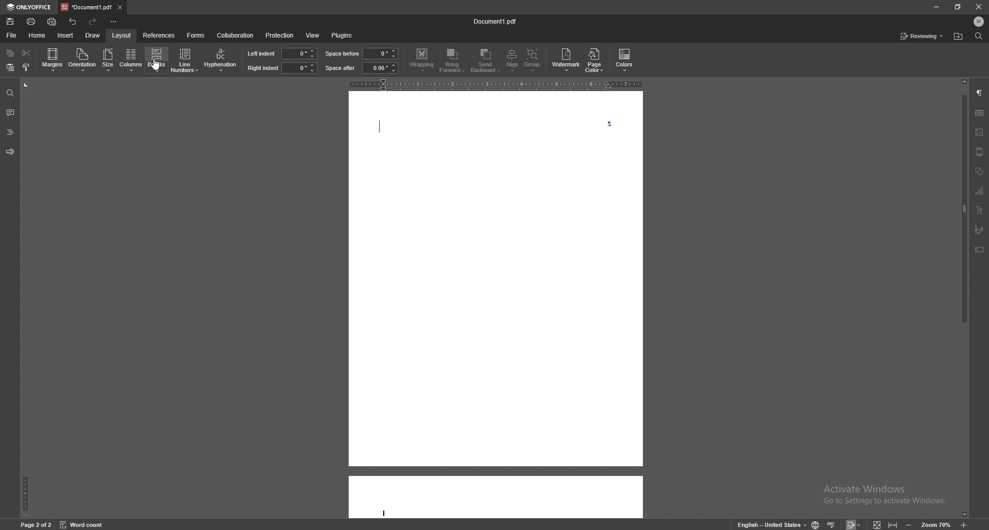 The width and height of the screenshot is (989, 530). I want to click on page 1 of 1, so click(32, 524).